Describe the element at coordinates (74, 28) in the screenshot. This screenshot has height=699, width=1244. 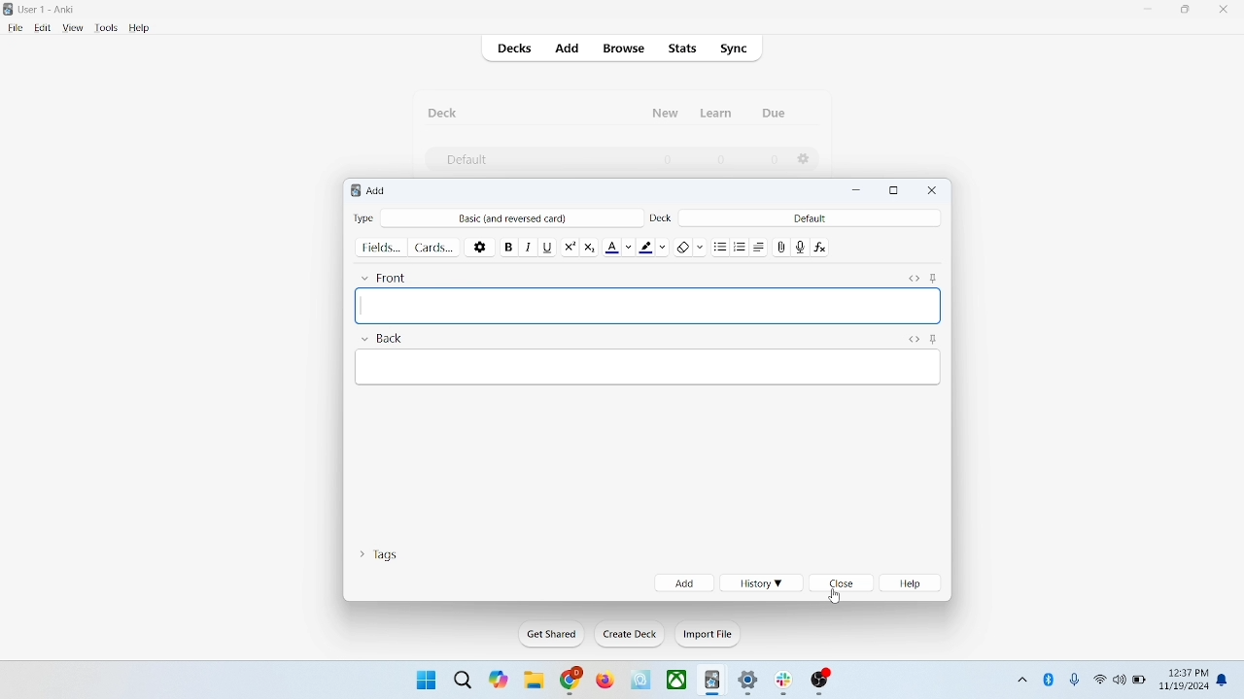
I see `view` at that location.